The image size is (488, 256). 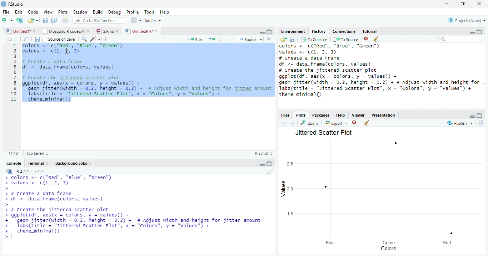 I want to click on Viewer, so click(x=359, y=115).